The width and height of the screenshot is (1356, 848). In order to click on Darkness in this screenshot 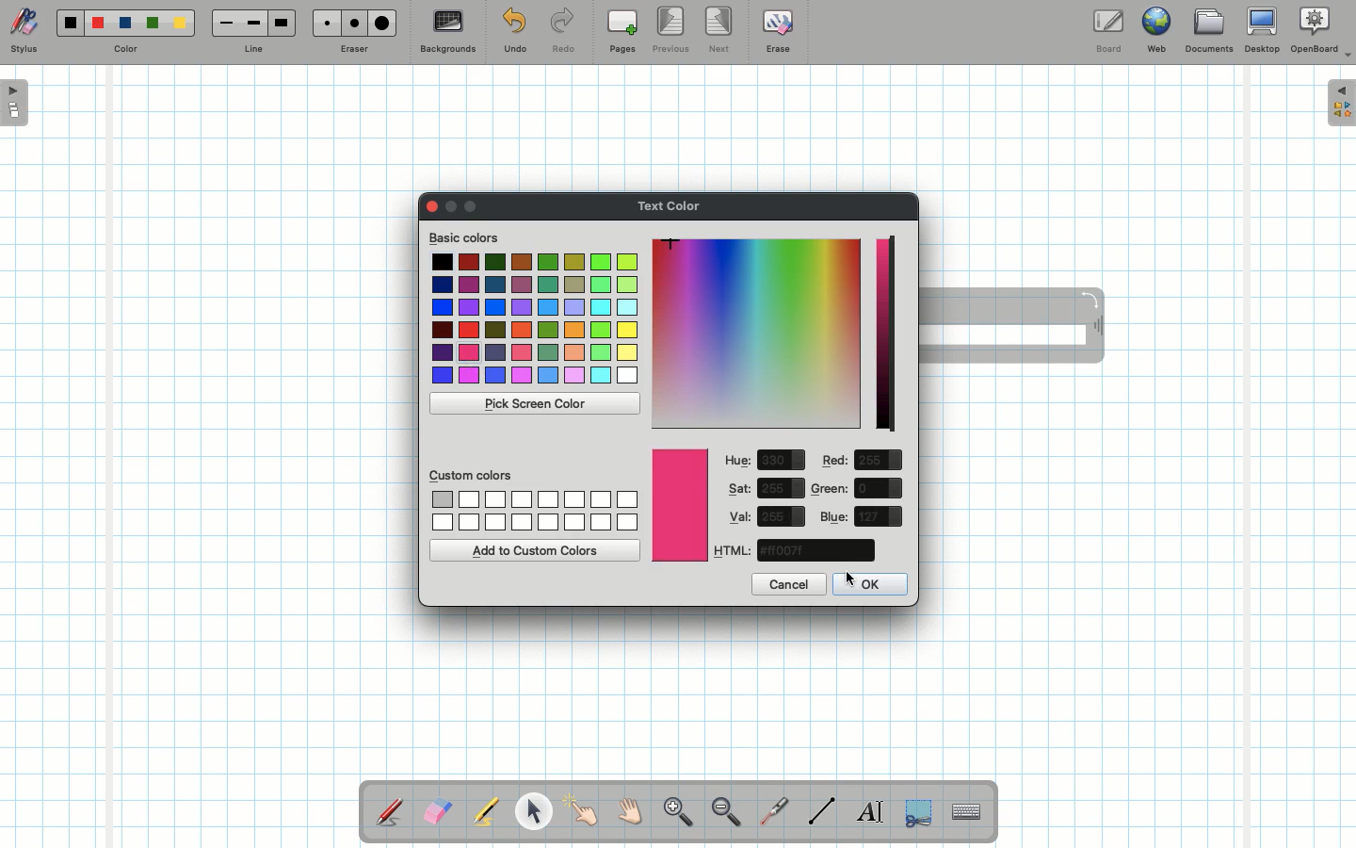, I will do `click(890, 335)`.